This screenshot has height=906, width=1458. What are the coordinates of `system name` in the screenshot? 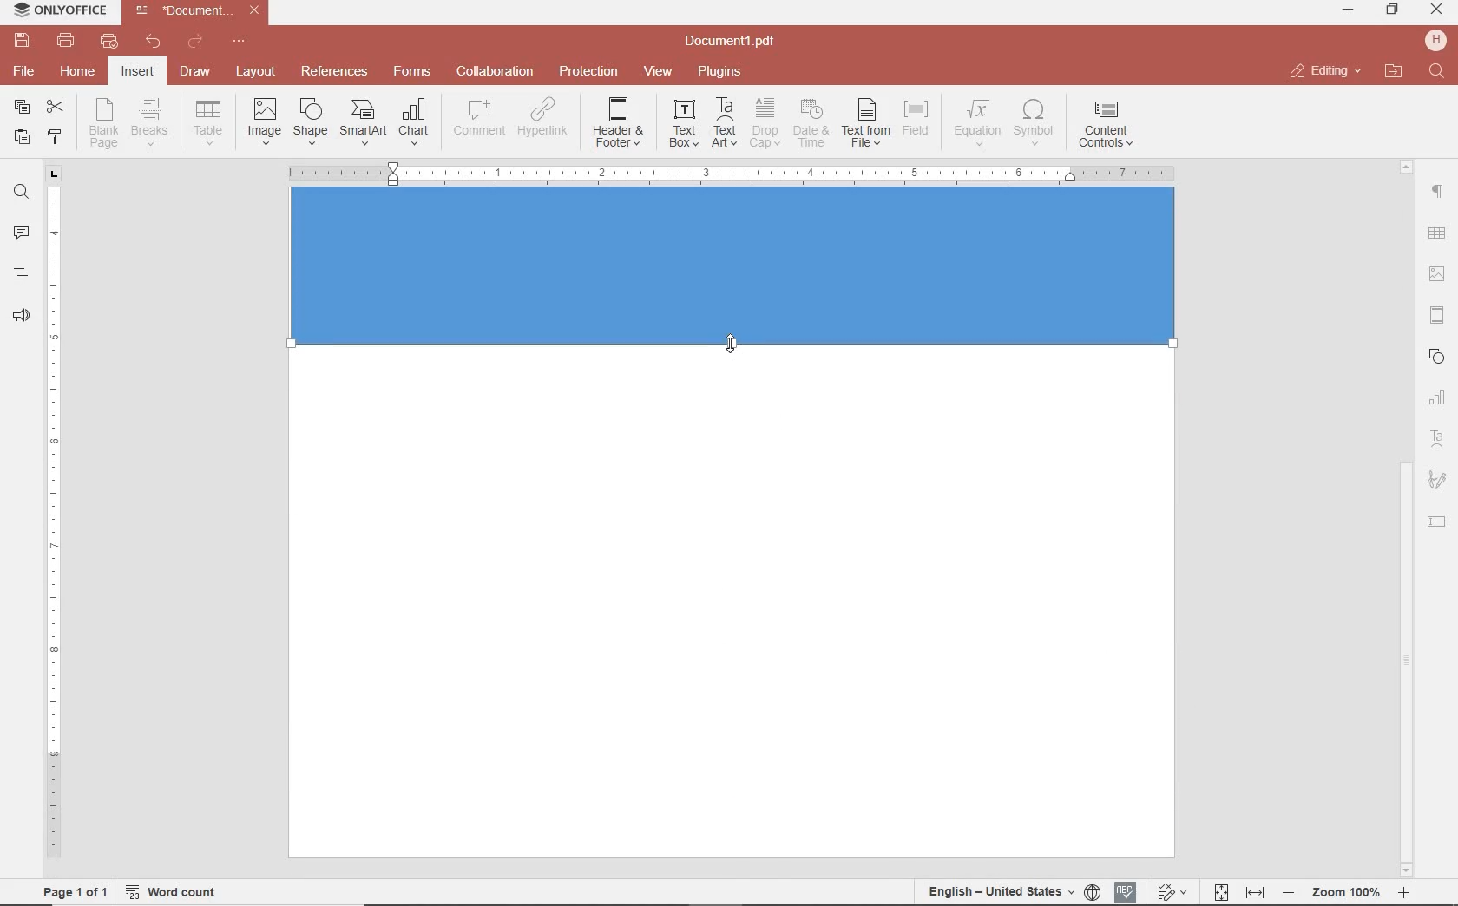 It's located at (56, 11).